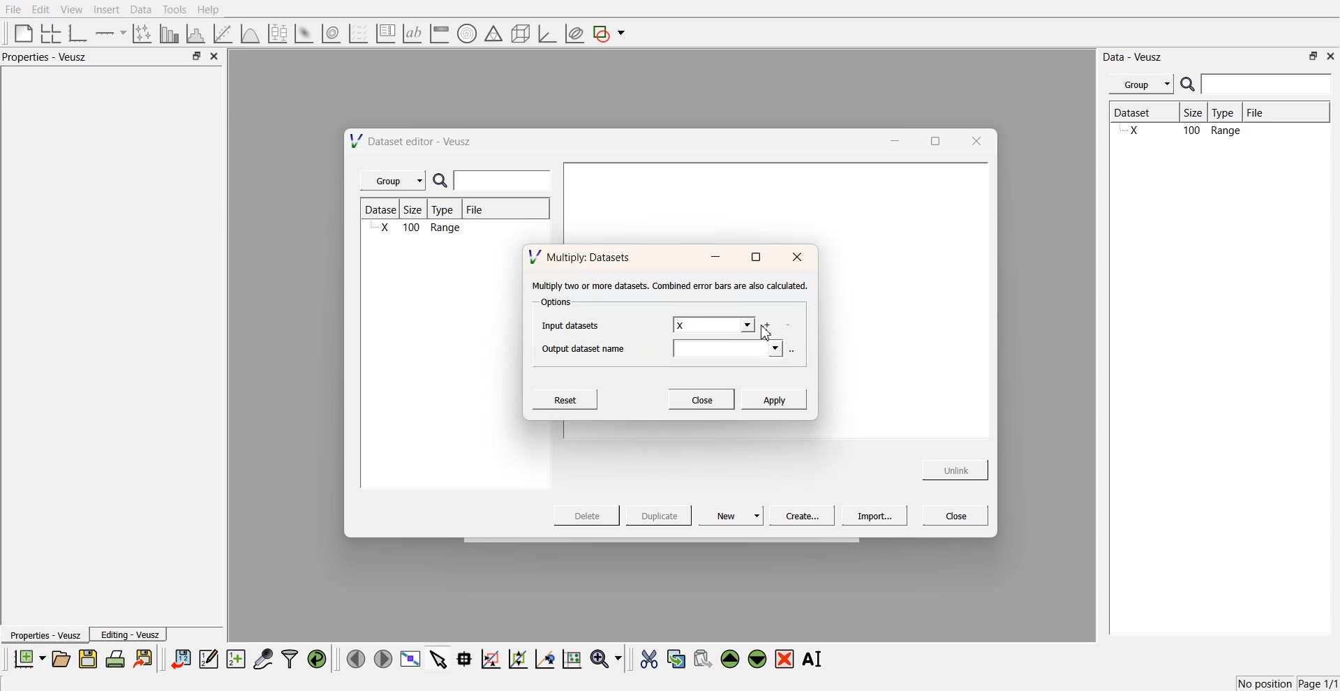  What do you see at coordinates (276, 31) in the screenshot?
I see `plot a boxplot` at bounding box center [276, 31].